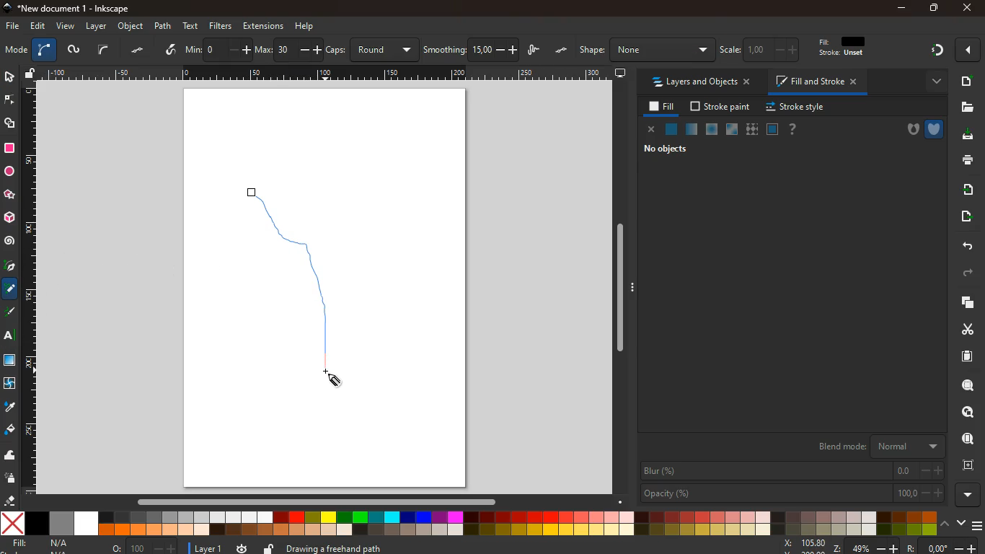 The image size is (985, 554). I want to click on frame, so click(966, 464).